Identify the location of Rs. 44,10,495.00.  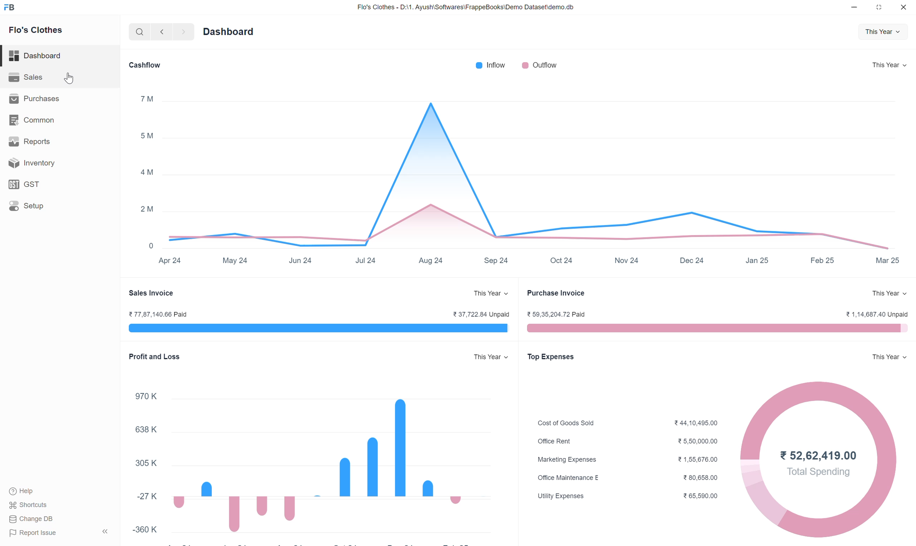
(697, 423).